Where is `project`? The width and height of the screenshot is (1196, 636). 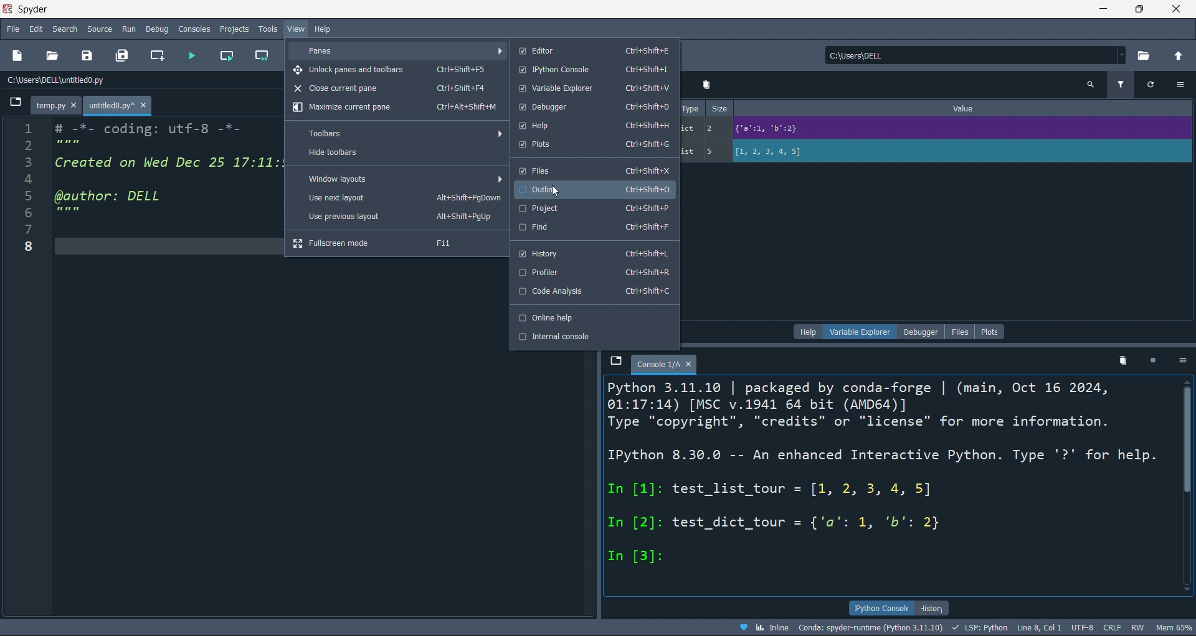 project is located at coordinates (595, 208).